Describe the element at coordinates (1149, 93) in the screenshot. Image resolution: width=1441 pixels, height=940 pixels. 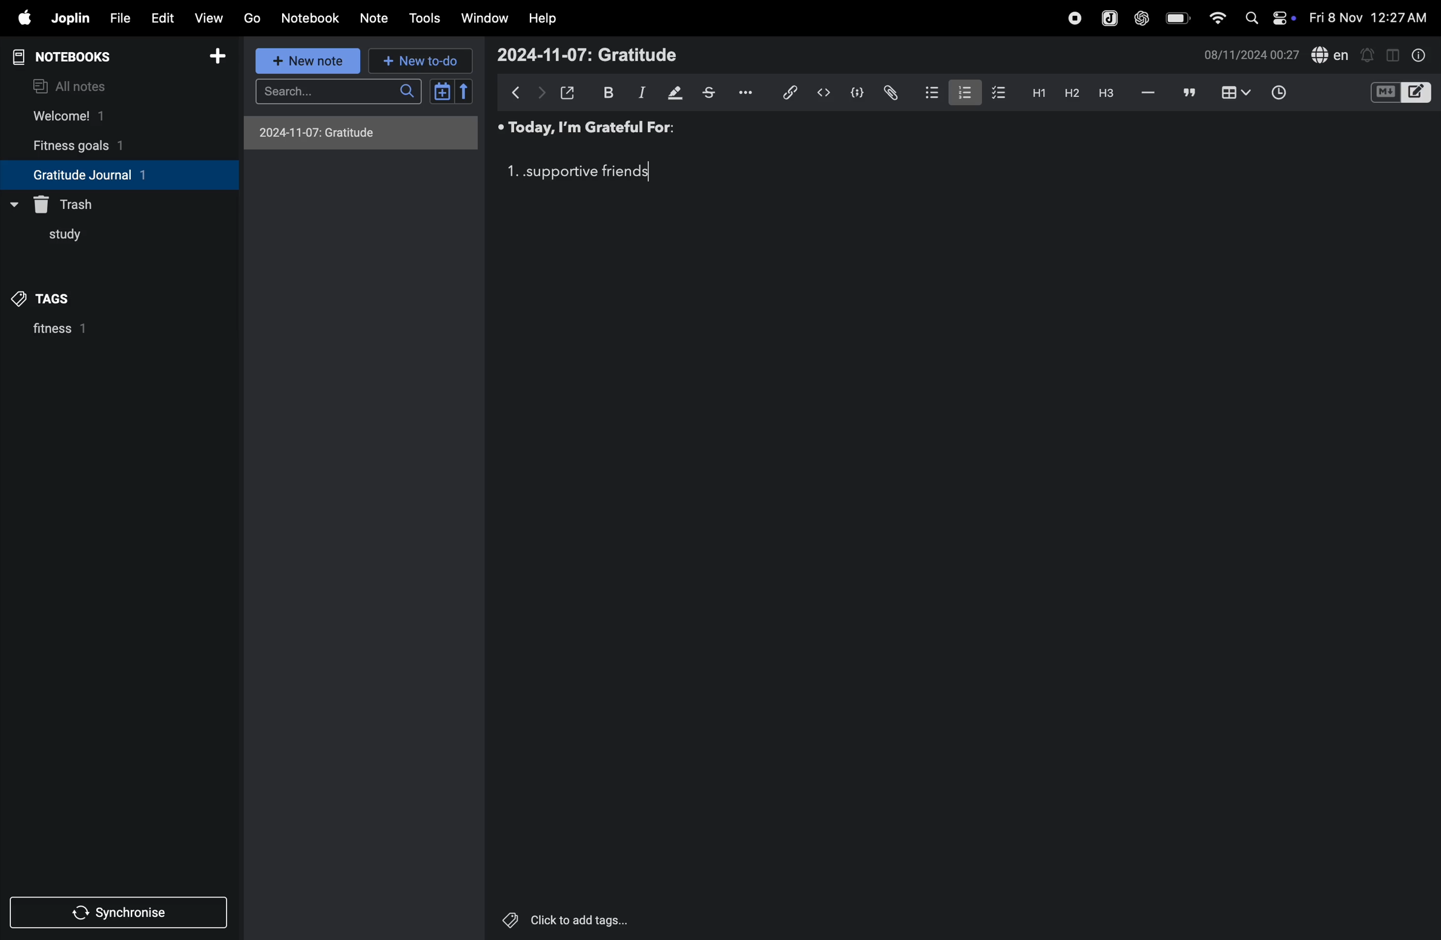
I see `horrizontal line` at that location.